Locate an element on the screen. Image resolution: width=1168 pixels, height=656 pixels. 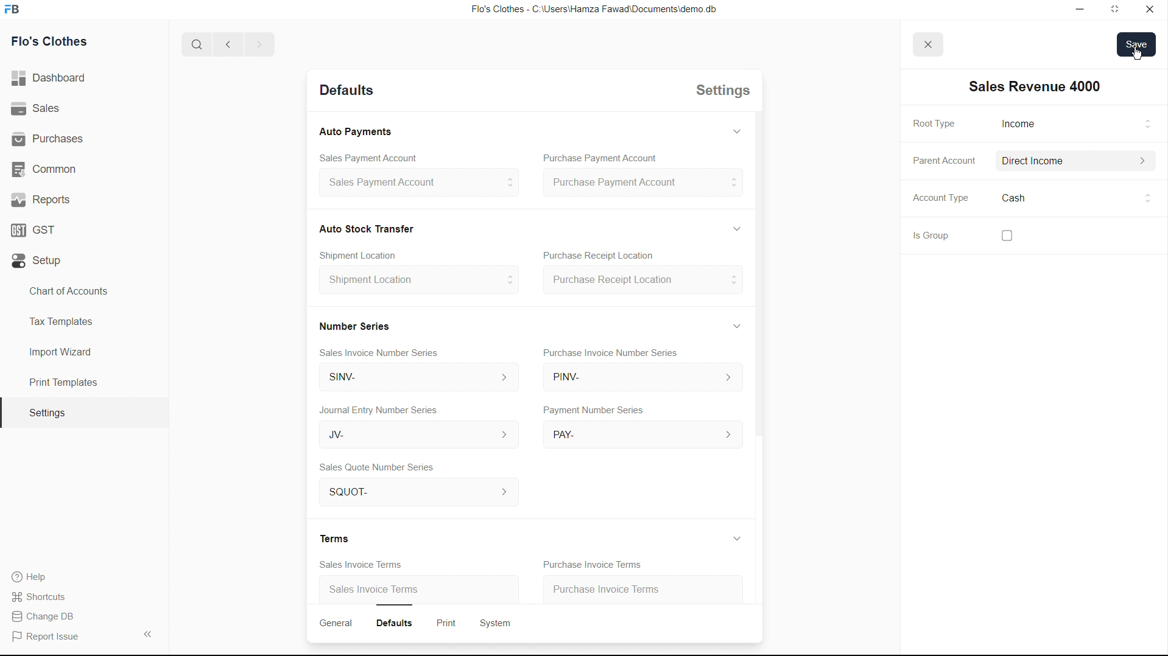
Cash is located at coordinates (1046, 192).